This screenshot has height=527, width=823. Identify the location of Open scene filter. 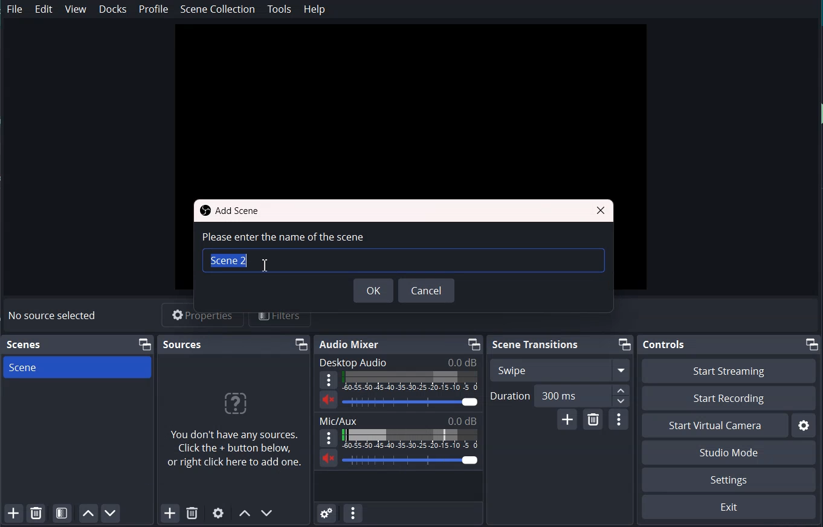
(62, 512).